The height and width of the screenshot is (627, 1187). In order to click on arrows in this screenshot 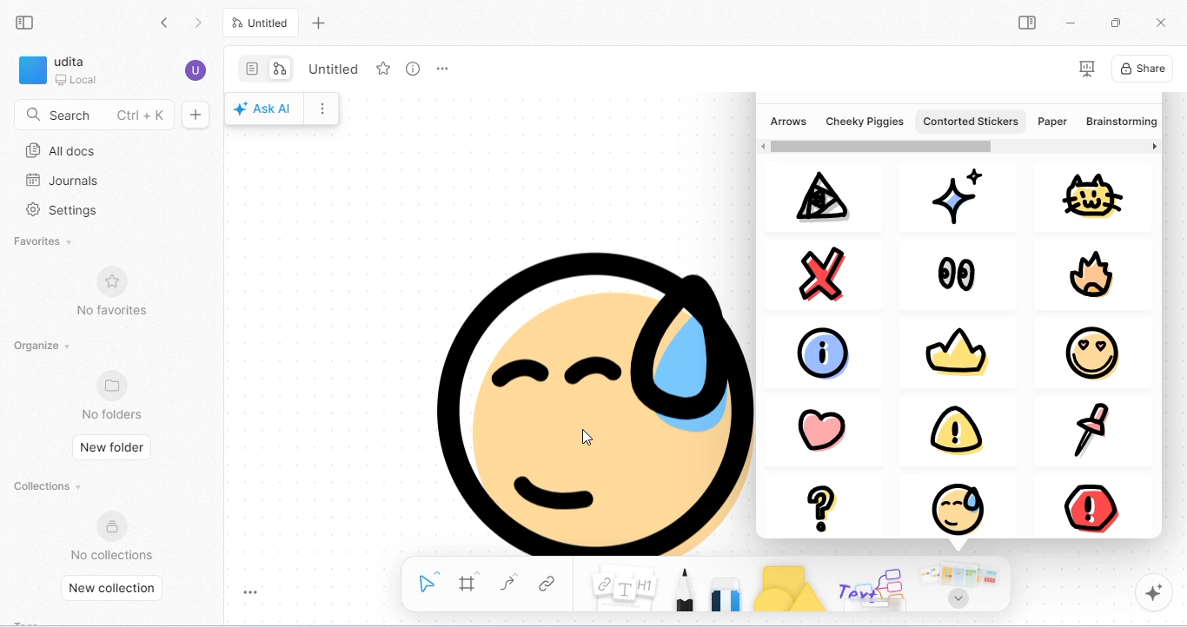, I will do `click(788, 121)`.